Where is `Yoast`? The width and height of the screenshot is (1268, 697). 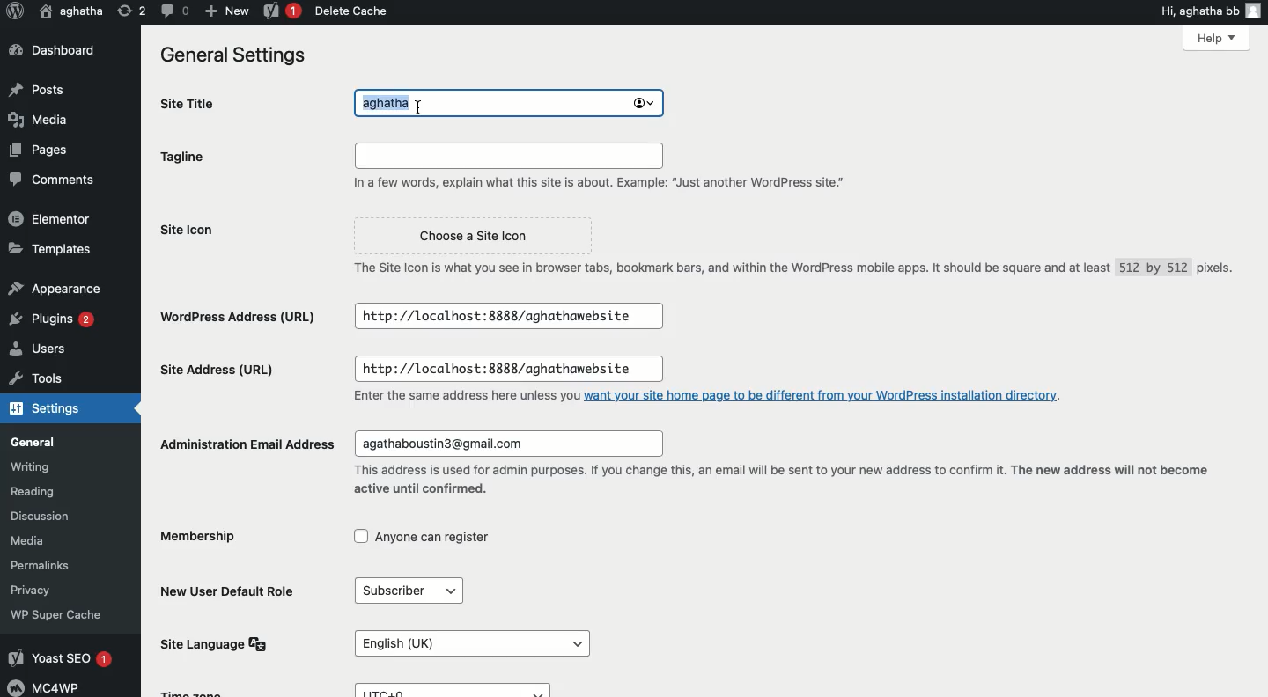
Yoast is located at coordinates (278, 11).